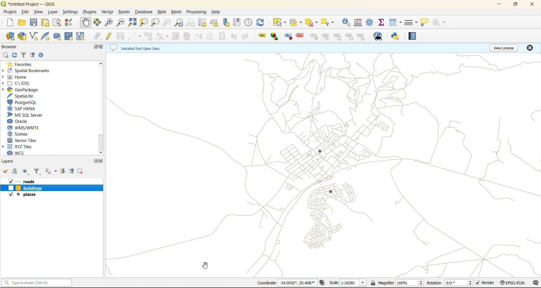 The height and width of the screenshot is (288, 541). I want to click on Label, so click(263, 36).